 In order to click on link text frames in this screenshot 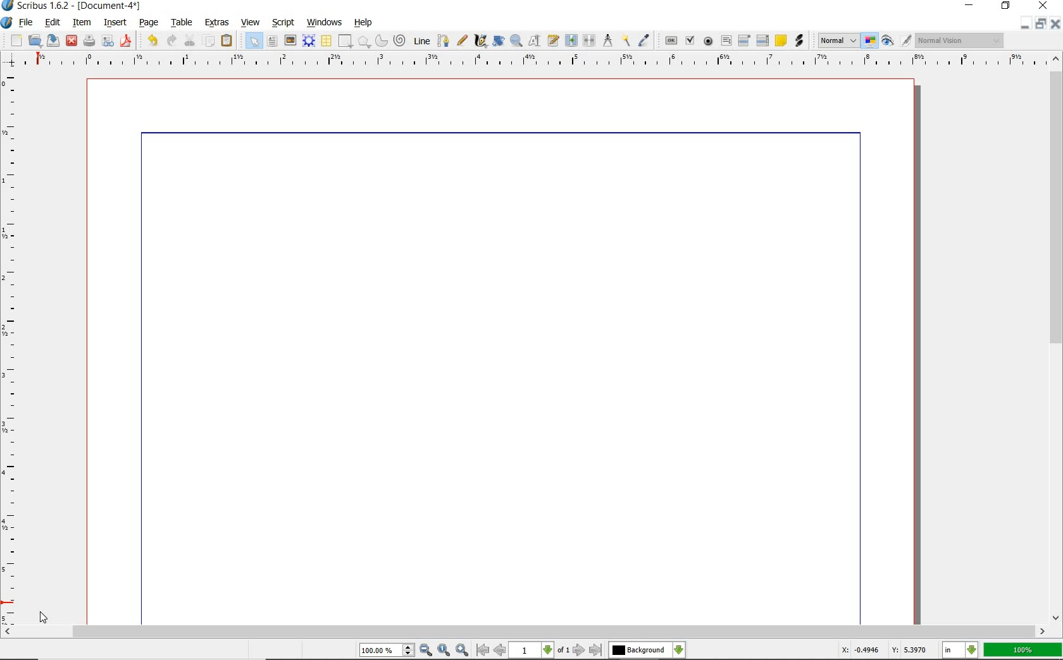, I will do `click(570, 40)`.